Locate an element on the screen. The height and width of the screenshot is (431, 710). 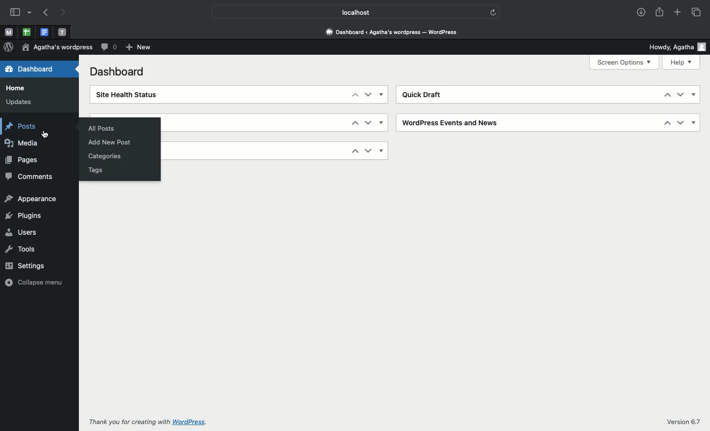
Sidebar is located at coordinates (14, 12).